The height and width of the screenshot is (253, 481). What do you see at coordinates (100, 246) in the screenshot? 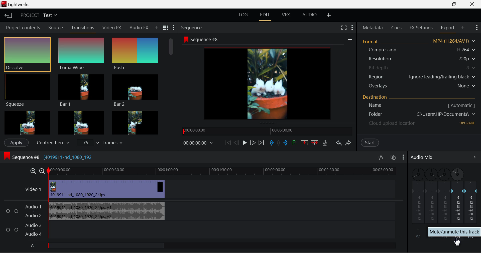
I see `All` at bounding box center [100, 246].